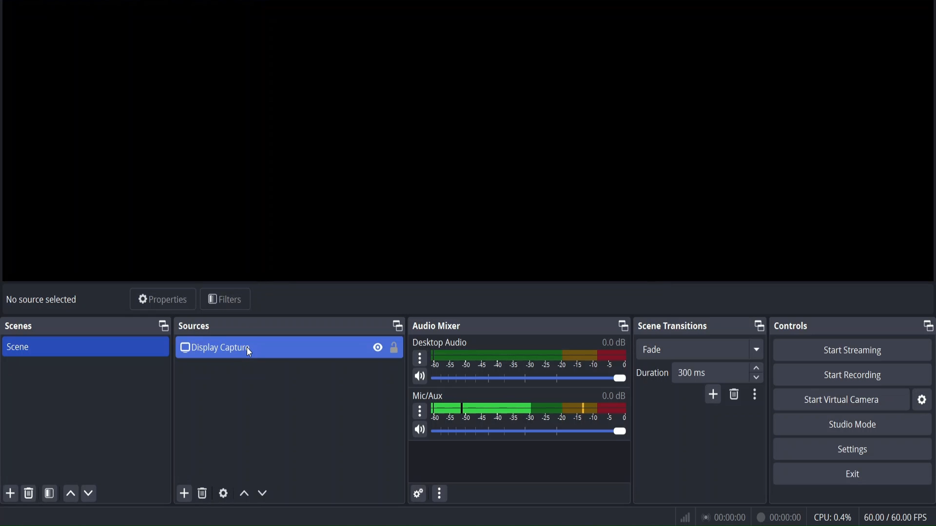  I want to click on start recording, so click(855, 376).